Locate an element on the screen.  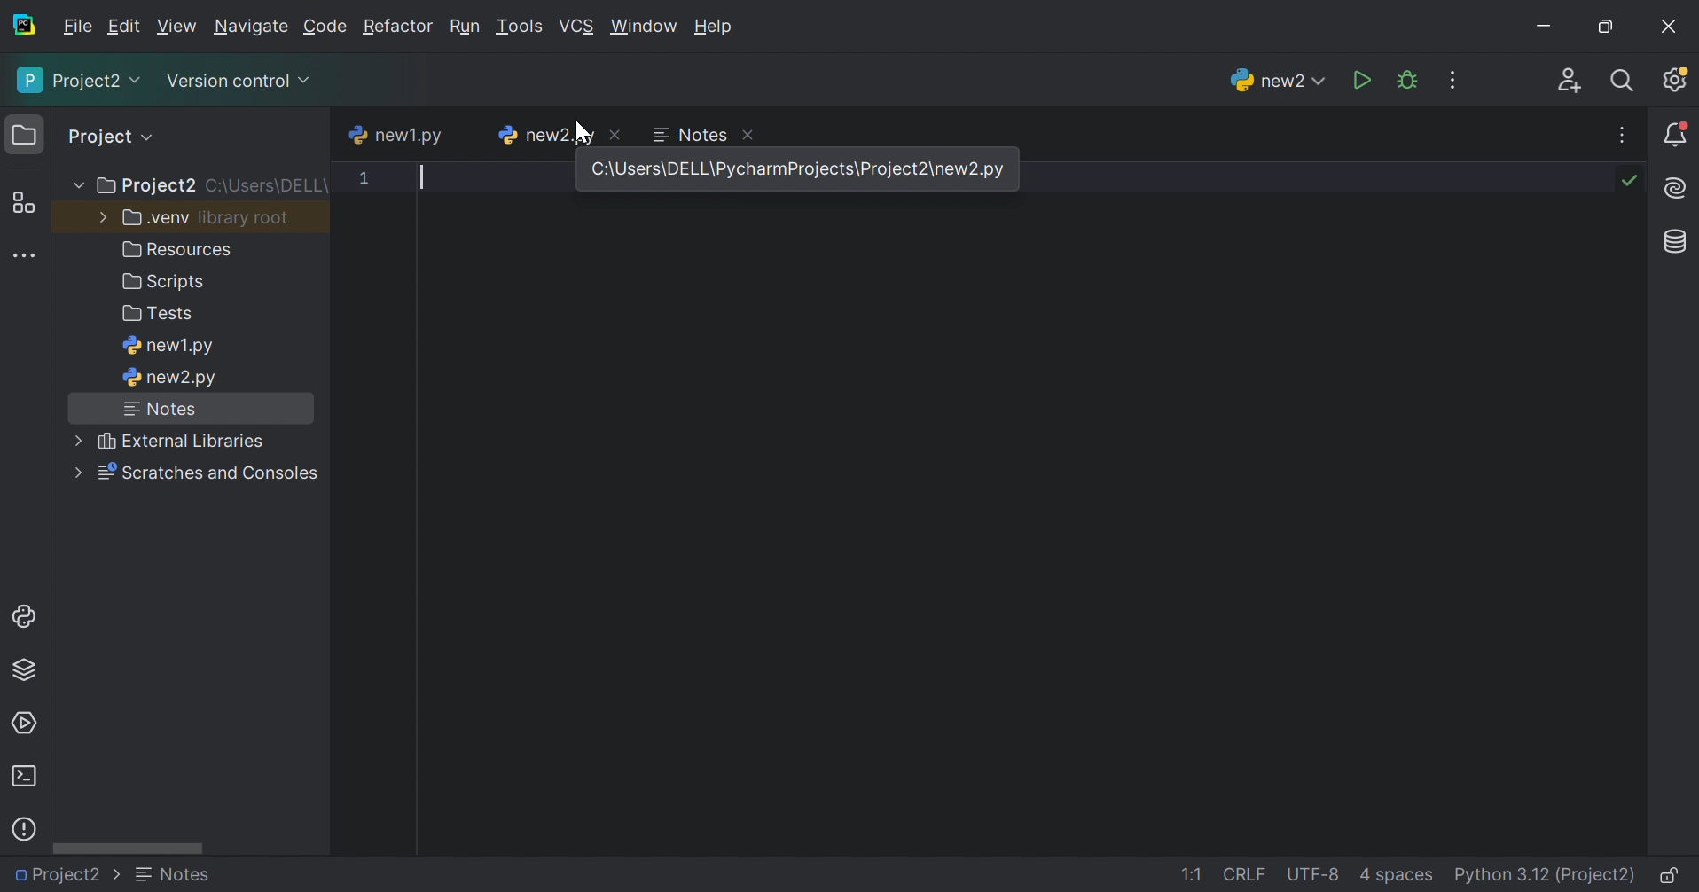
scroll bar is located at coordinates (523, 160).